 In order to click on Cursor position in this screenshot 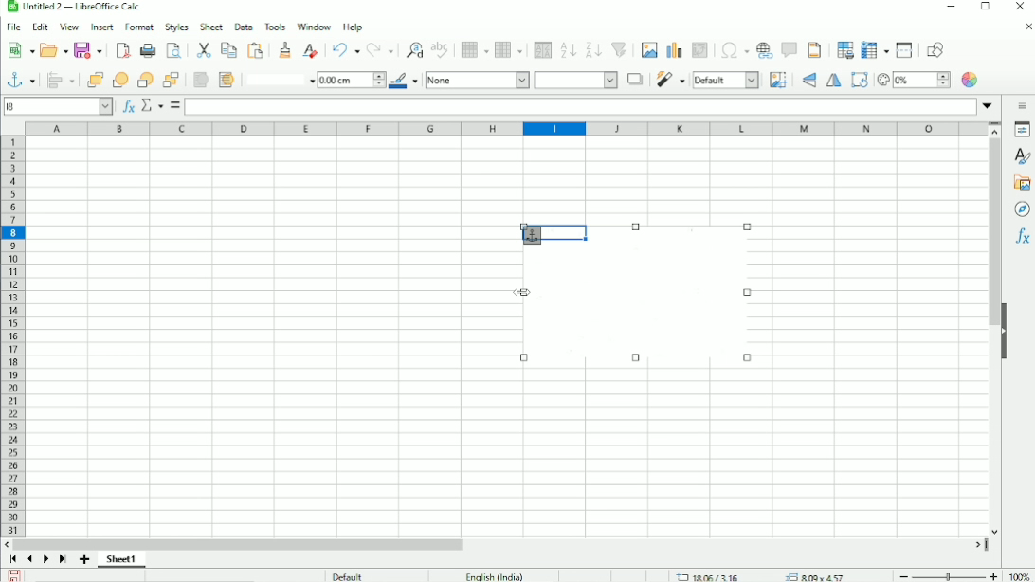, I will do `click(764, 575)`.